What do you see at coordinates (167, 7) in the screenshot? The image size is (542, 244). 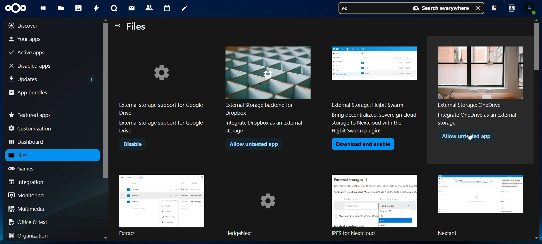 I see `calendar` at bounding box center [167, 7].